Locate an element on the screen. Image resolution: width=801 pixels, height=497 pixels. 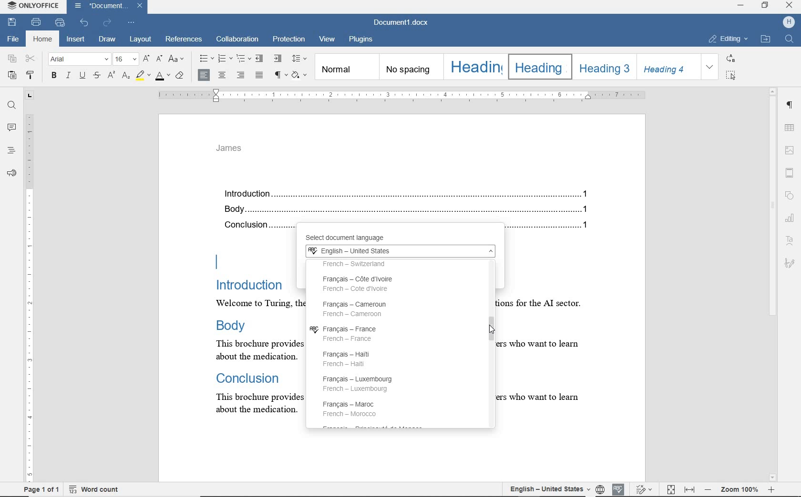
strikethrough is located at coordinates (97, 76).